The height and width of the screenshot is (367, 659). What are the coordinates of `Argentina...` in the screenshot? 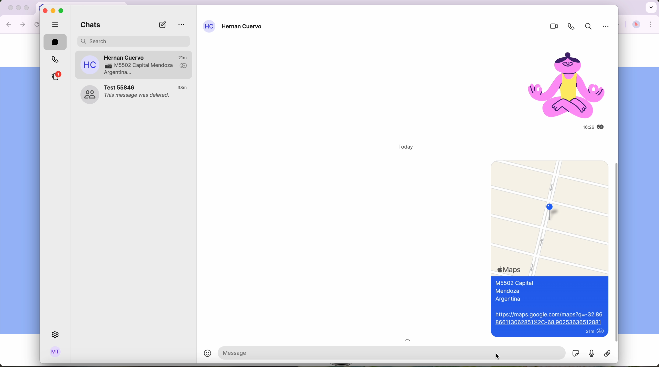 It's located at (118, 73).